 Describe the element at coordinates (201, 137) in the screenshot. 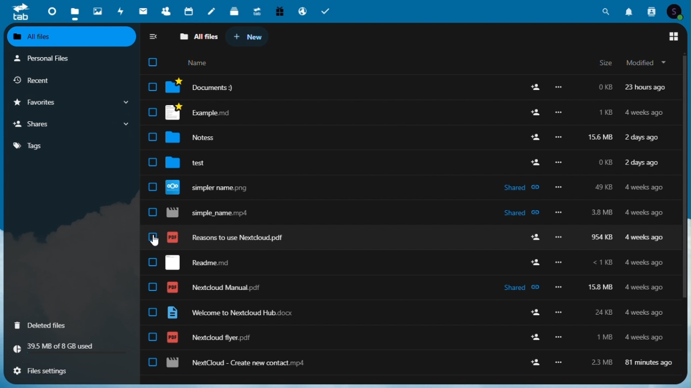

I see `notes` at that location.